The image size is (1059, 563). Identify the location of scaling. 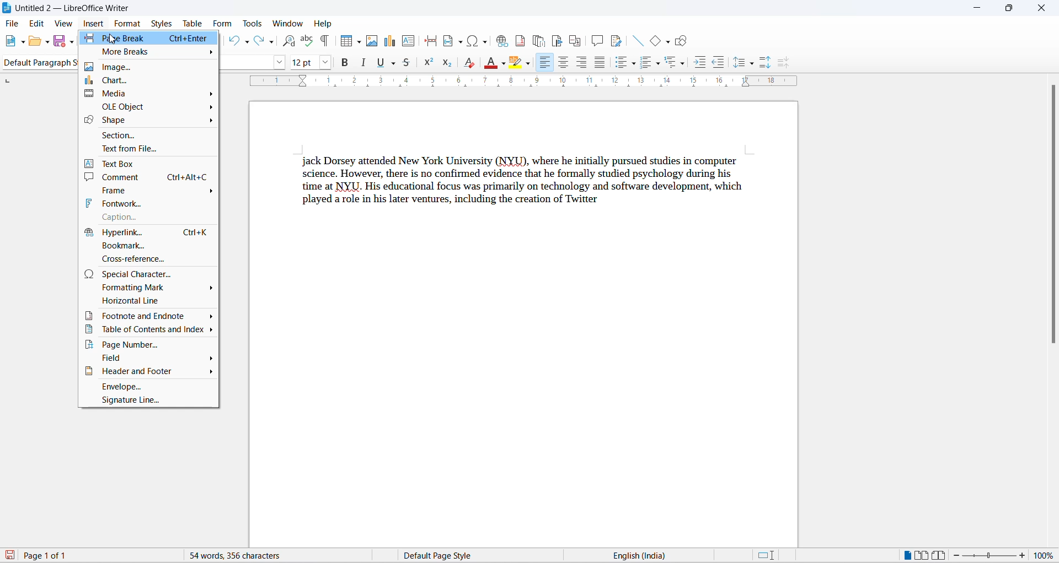
(535, 84).